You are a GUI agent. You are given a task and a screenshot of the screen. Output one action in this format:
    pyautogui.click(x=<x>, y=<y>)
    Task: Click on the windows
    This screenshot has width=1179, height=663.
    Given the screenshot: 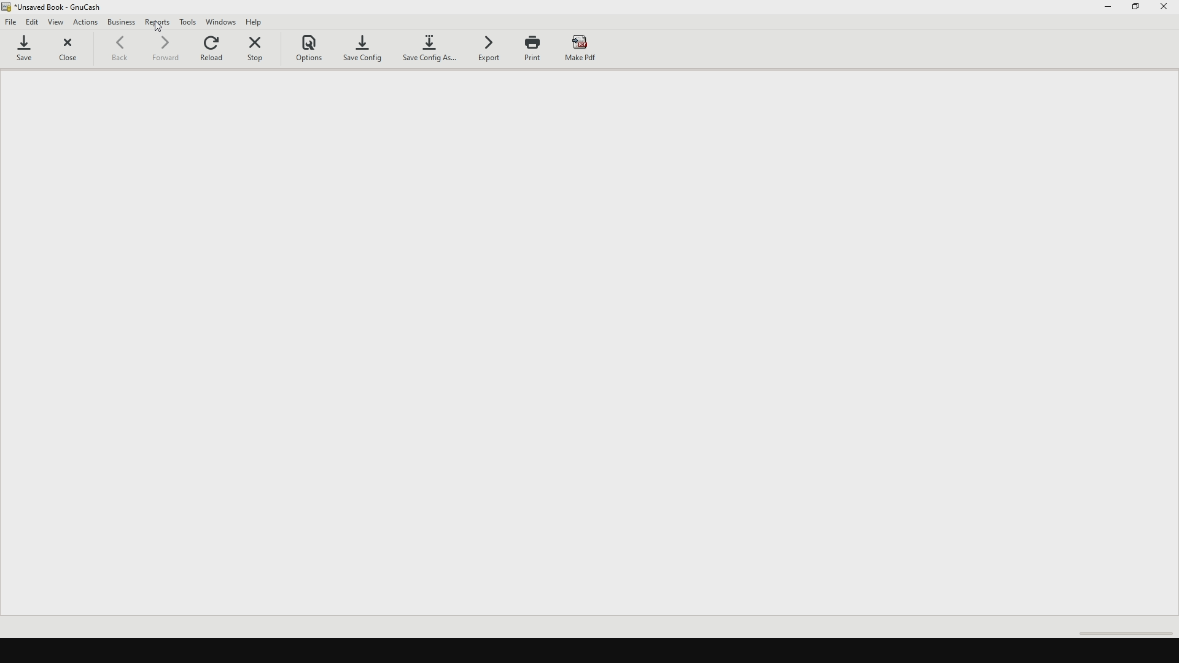 What is the action you would take?
    pyautogui.click(x=222, y=22)
    